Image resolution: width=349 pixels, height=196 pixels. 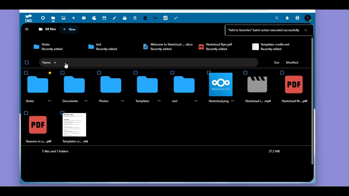 What do you see at coordinates (296, 101) in the screenshot?
I see `Nextcloud M... pdf |` at bounding box center [296, 101].